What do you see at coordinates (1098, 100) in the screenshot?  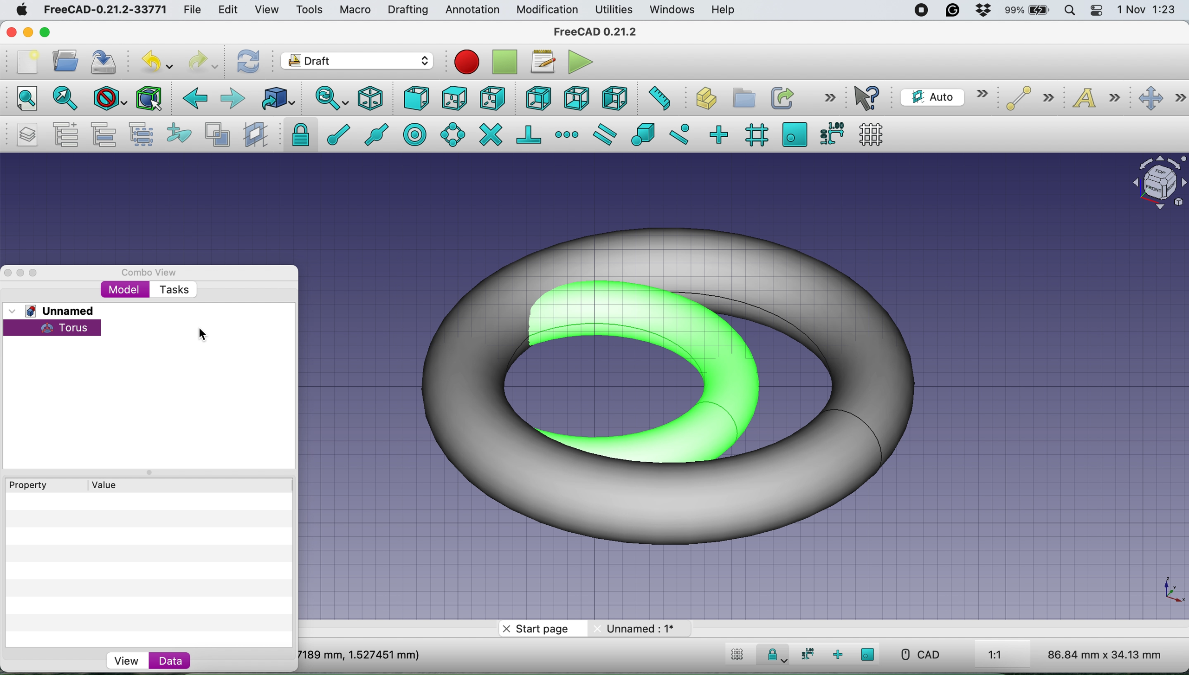 I see `text` at bounding box center [1098, 100].